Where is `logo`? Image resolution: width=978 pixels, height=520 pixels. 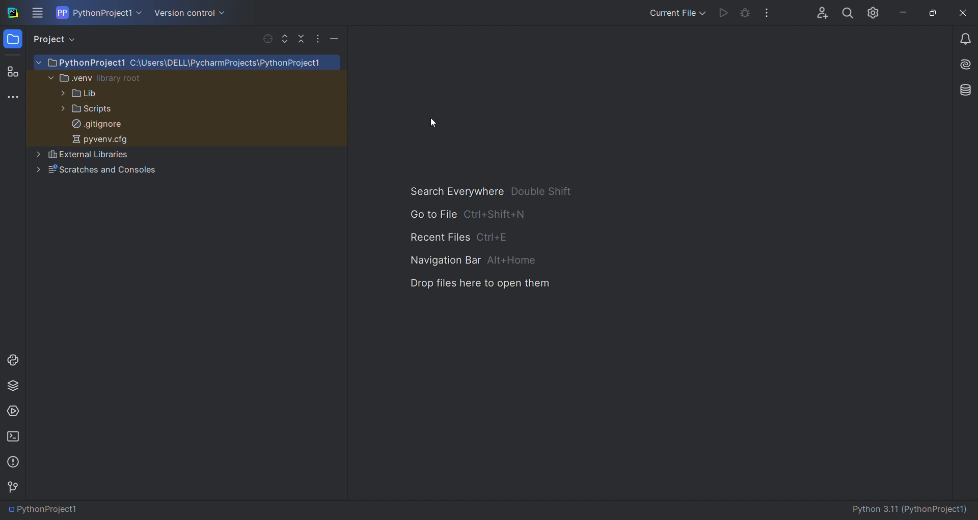
logo is located at coordinates (12, 12).